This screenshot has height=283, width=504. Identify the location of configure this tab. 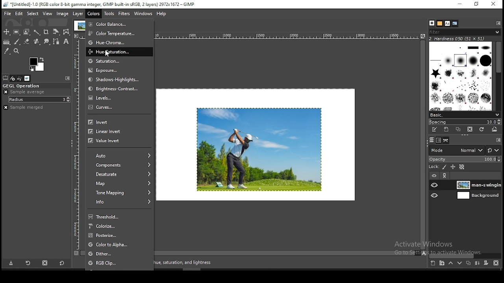
(498, 24).